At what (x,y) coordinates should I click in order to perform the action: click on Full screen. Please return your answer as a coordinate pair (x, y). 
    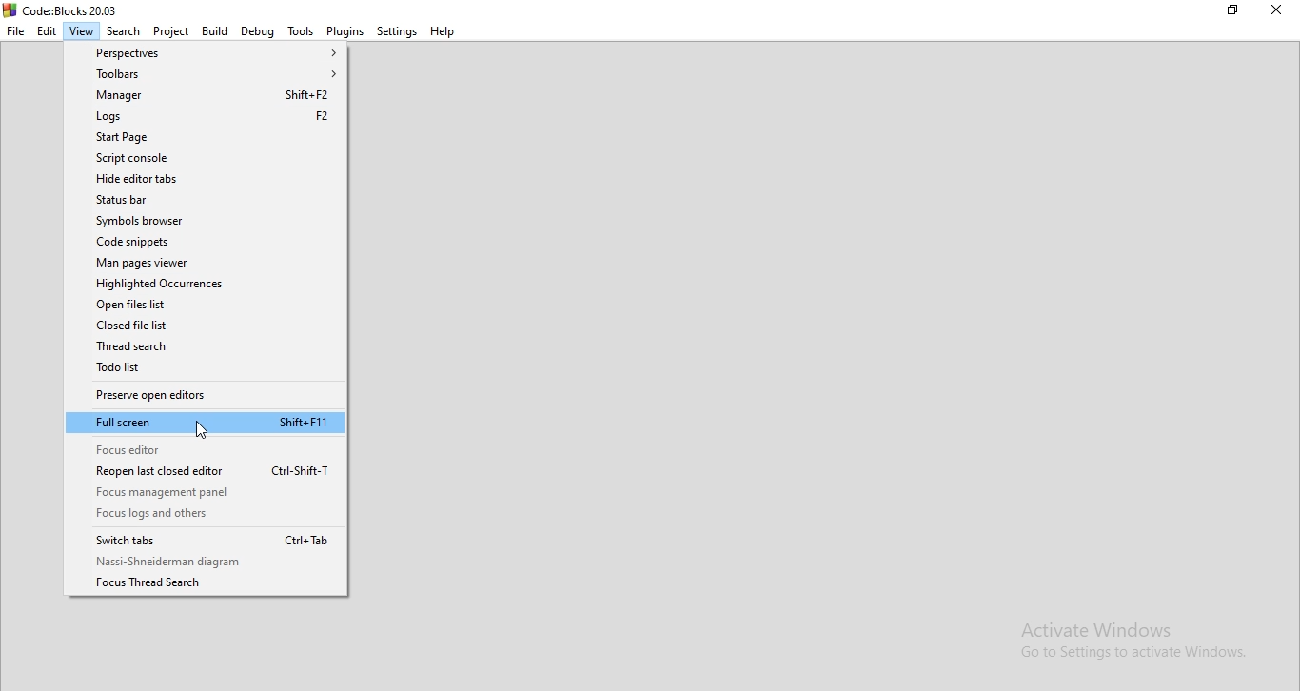
    Looking at the image, I should click on (205, 422).